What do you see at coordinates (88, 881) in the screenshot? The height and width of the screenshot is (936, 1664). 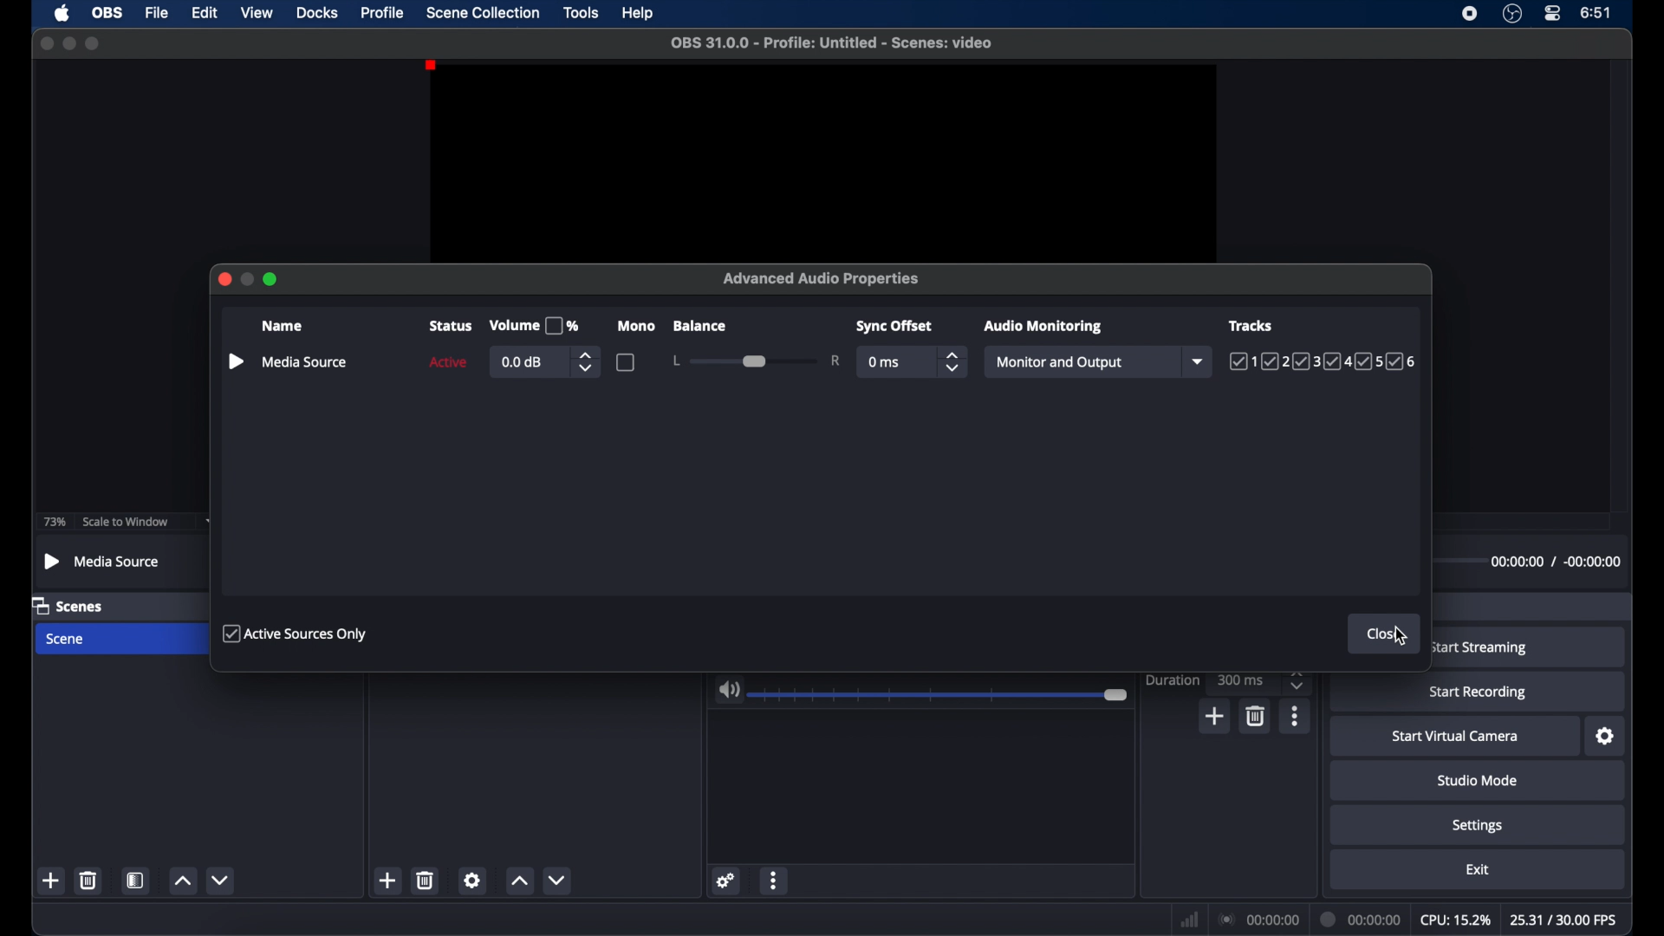 I see `delete` at bounding box center [88, 881].